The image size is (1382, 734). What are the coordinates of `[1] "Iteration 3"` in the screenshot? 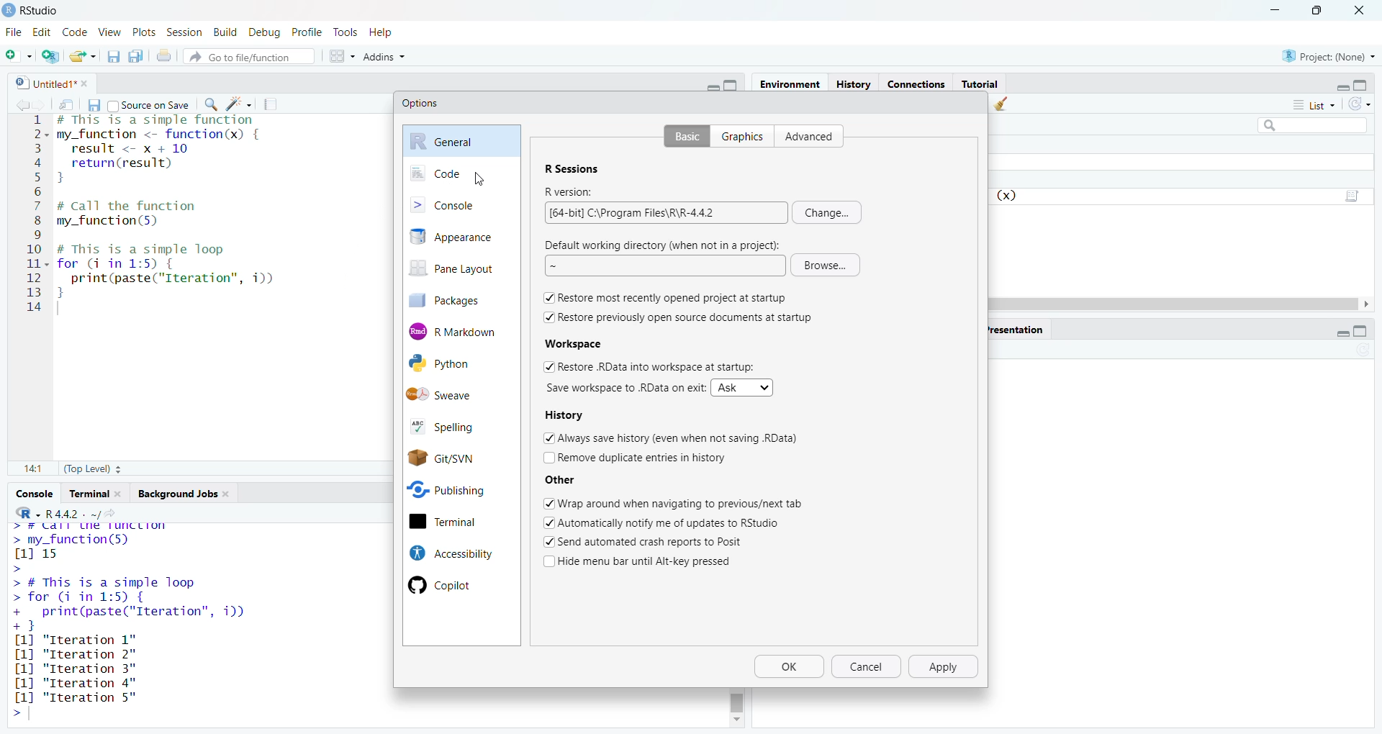 It's located at (73, 683).